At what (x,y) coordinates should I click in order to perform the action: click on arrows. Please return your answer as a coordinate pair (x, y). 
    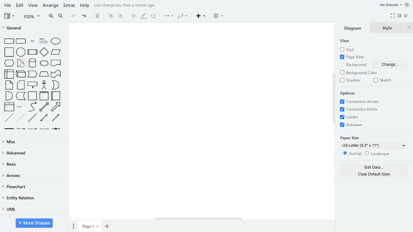
    Looking at the image, I should click on (33, 176).